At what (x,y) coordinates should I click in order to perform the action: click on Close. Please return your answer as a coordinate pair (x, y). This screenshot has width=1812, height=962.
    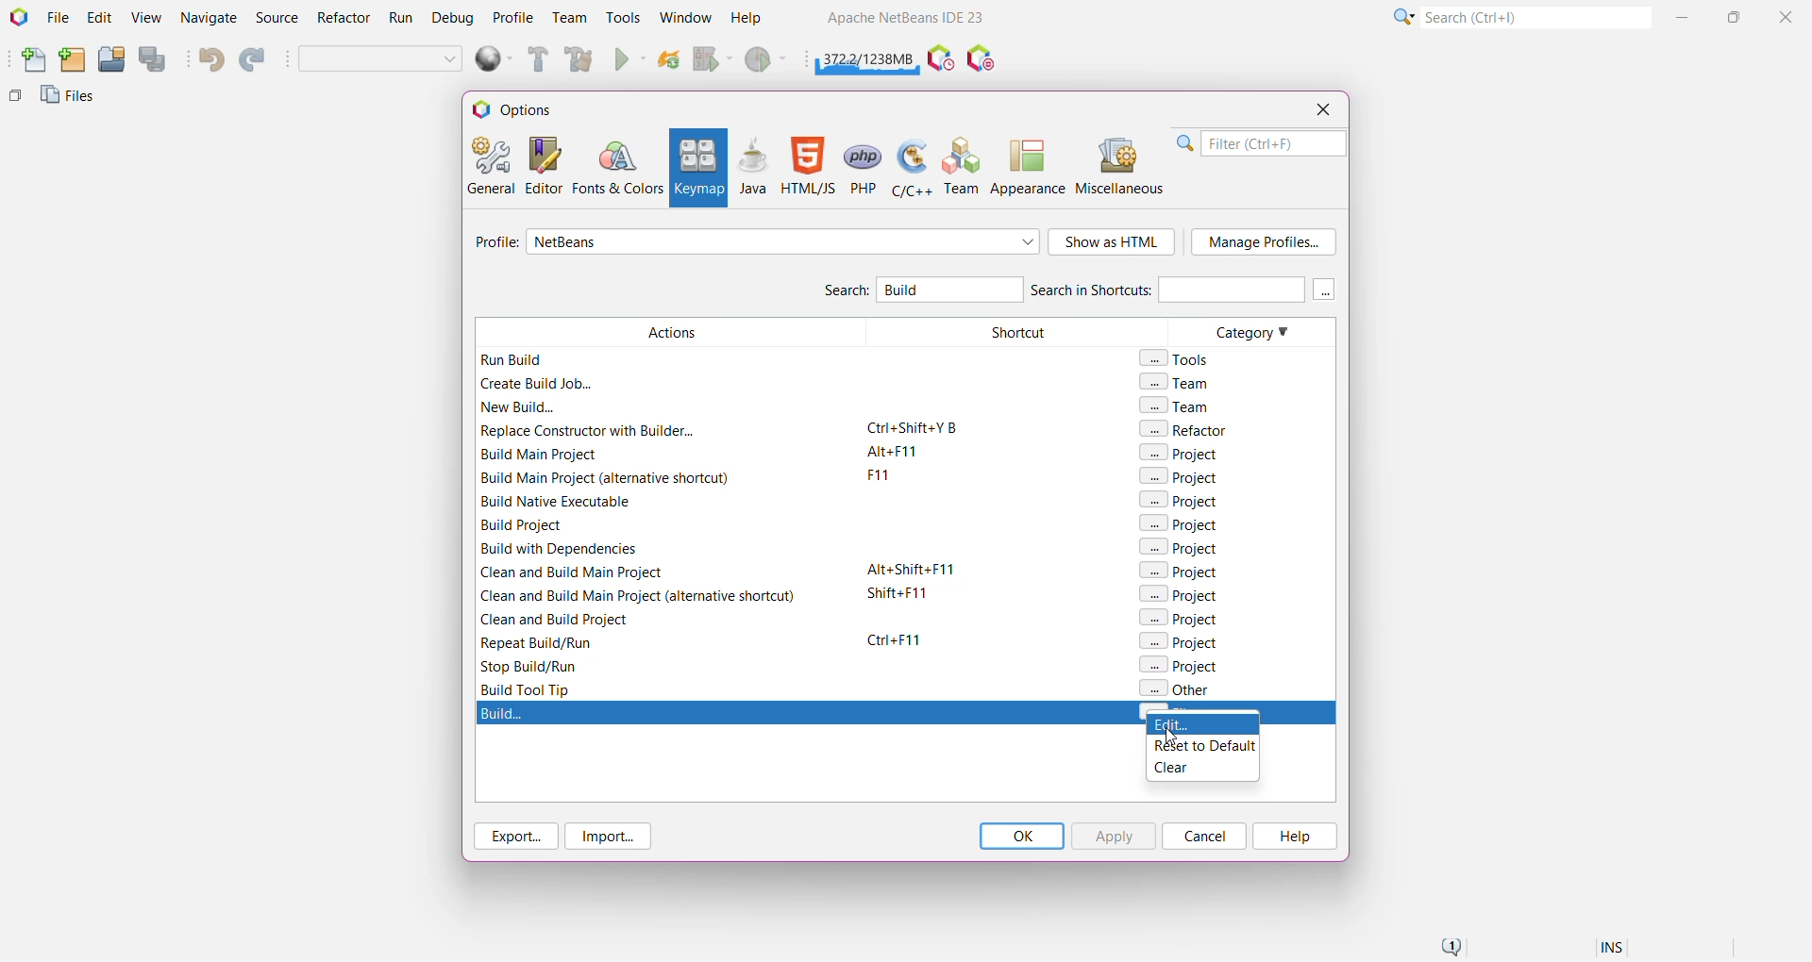
    Looking at the image, I should click on (1788, 16).